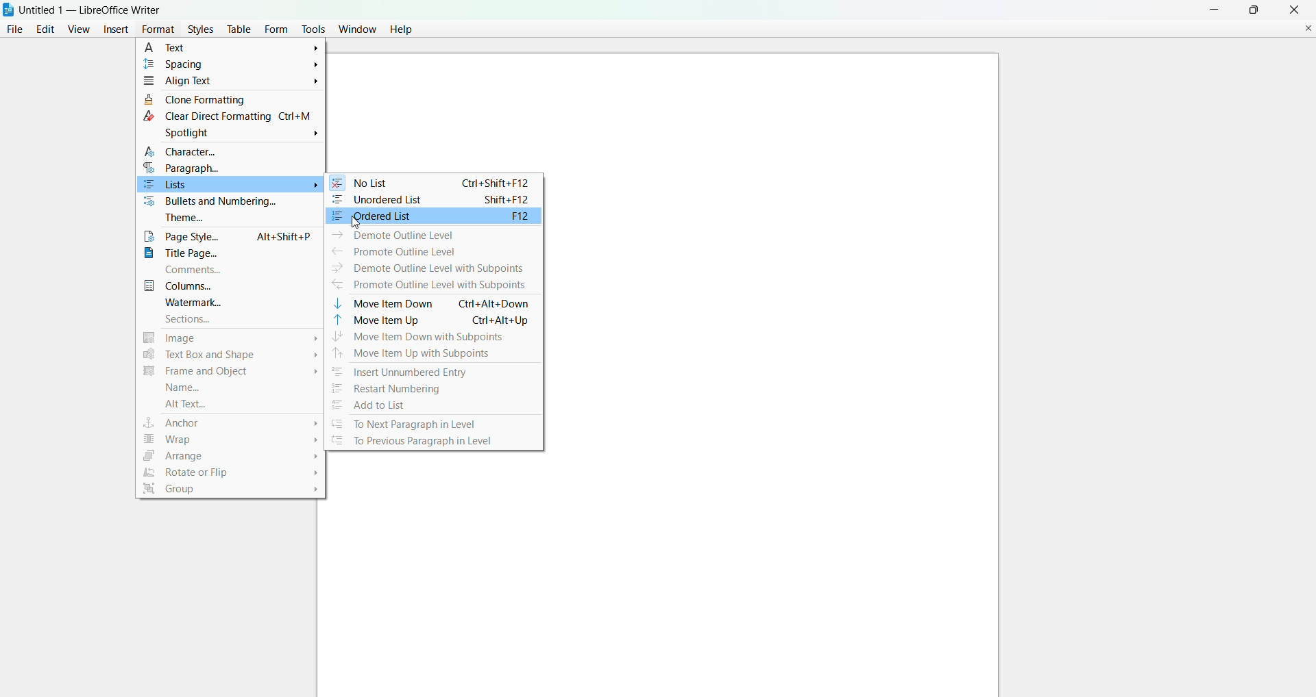 The image size is (1316, 697). Describe the element at coordinates (395, 253) in the screenshot. I see `promote outline level` at that location.